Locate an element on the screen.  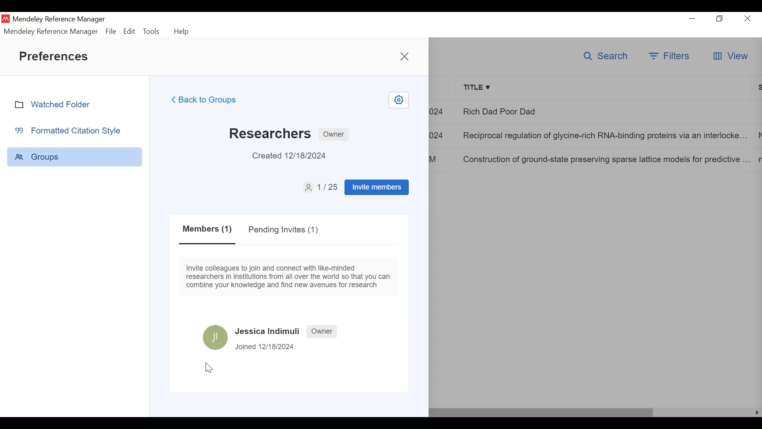
Restore is located at coordinates (720, 18).